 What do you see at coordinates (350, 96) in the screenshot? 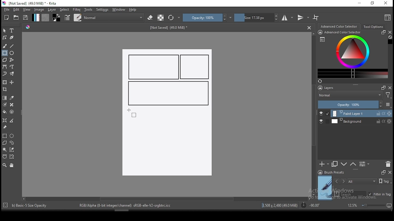
I see `blending mode` at bounding box center [350, 96].